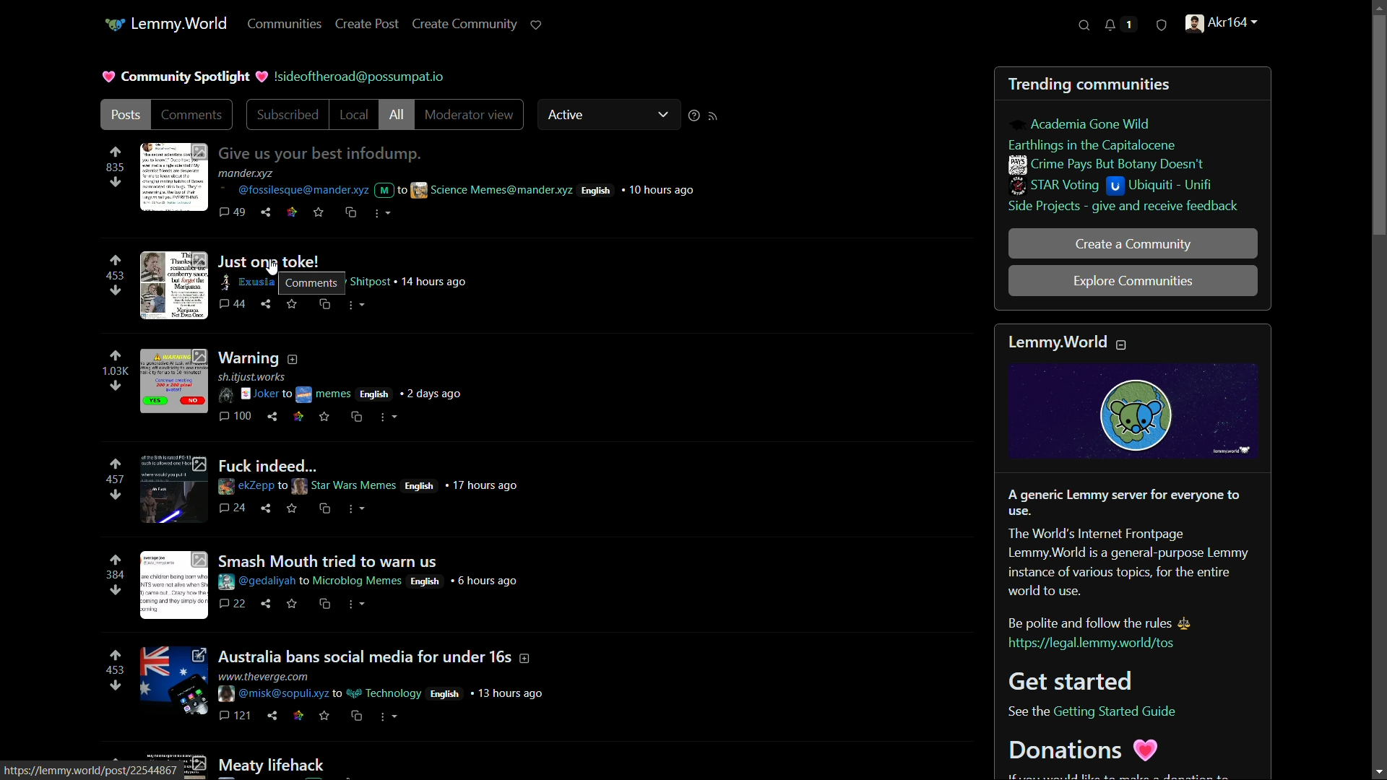 The image size is (1387, 780). I want to click on upvote, so click(119, 654).